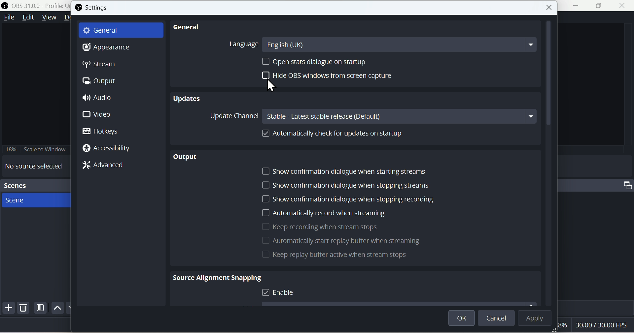 The image size is (634, 333). I want to click on English(UK), so click(401, 44).